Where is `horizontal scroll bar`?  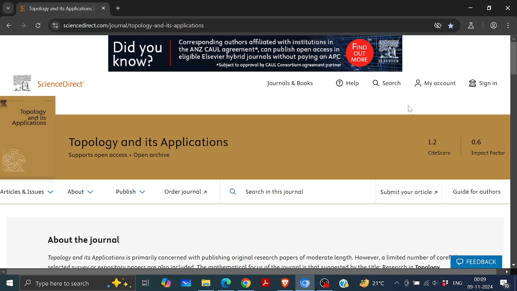 horizontal scroll bar is located at coordinates (253, 271).